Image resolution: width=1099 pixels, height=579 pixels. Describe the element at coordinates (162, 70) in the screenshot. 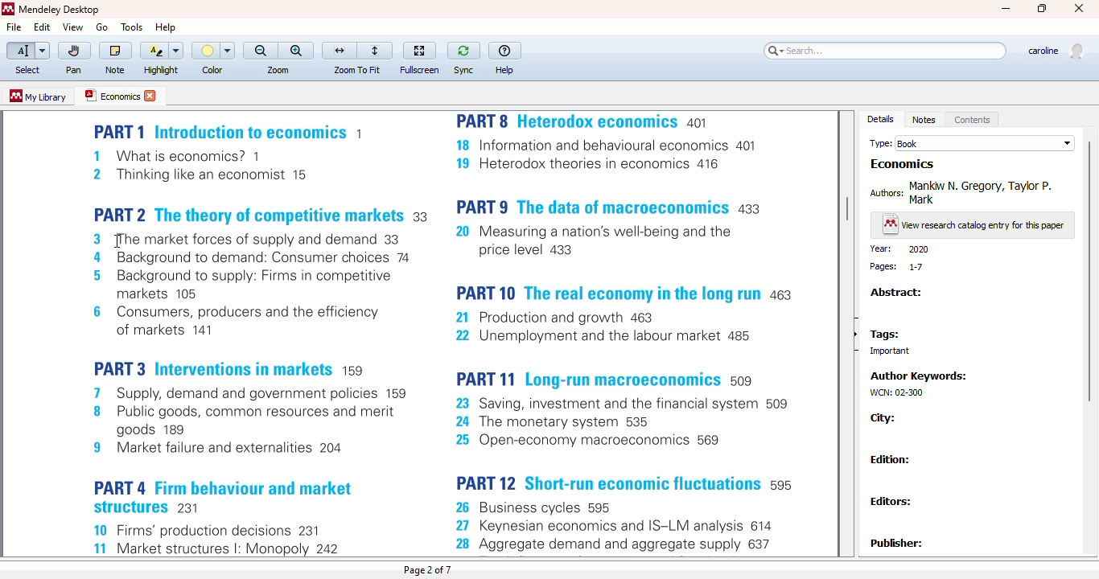

I see `highlight` at that location.